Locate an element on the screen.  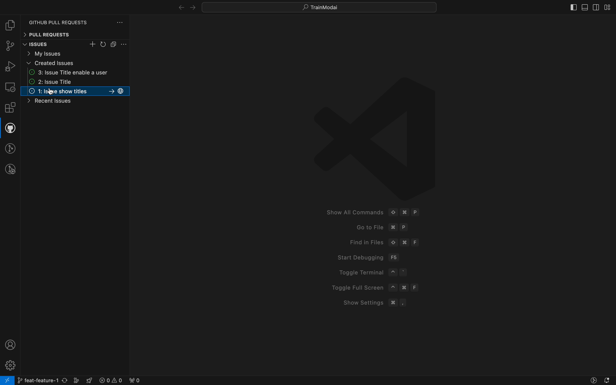
git panel is located at coordinates (11, 47).